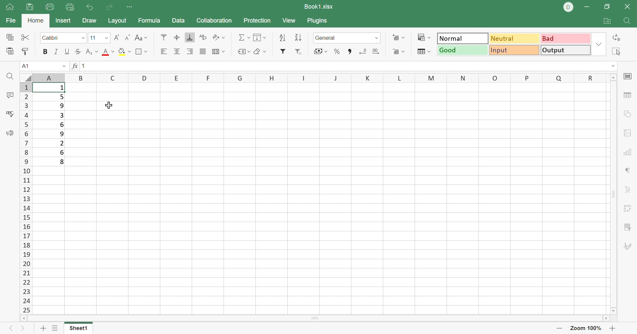  I want to click on 2, so click(62, 143).